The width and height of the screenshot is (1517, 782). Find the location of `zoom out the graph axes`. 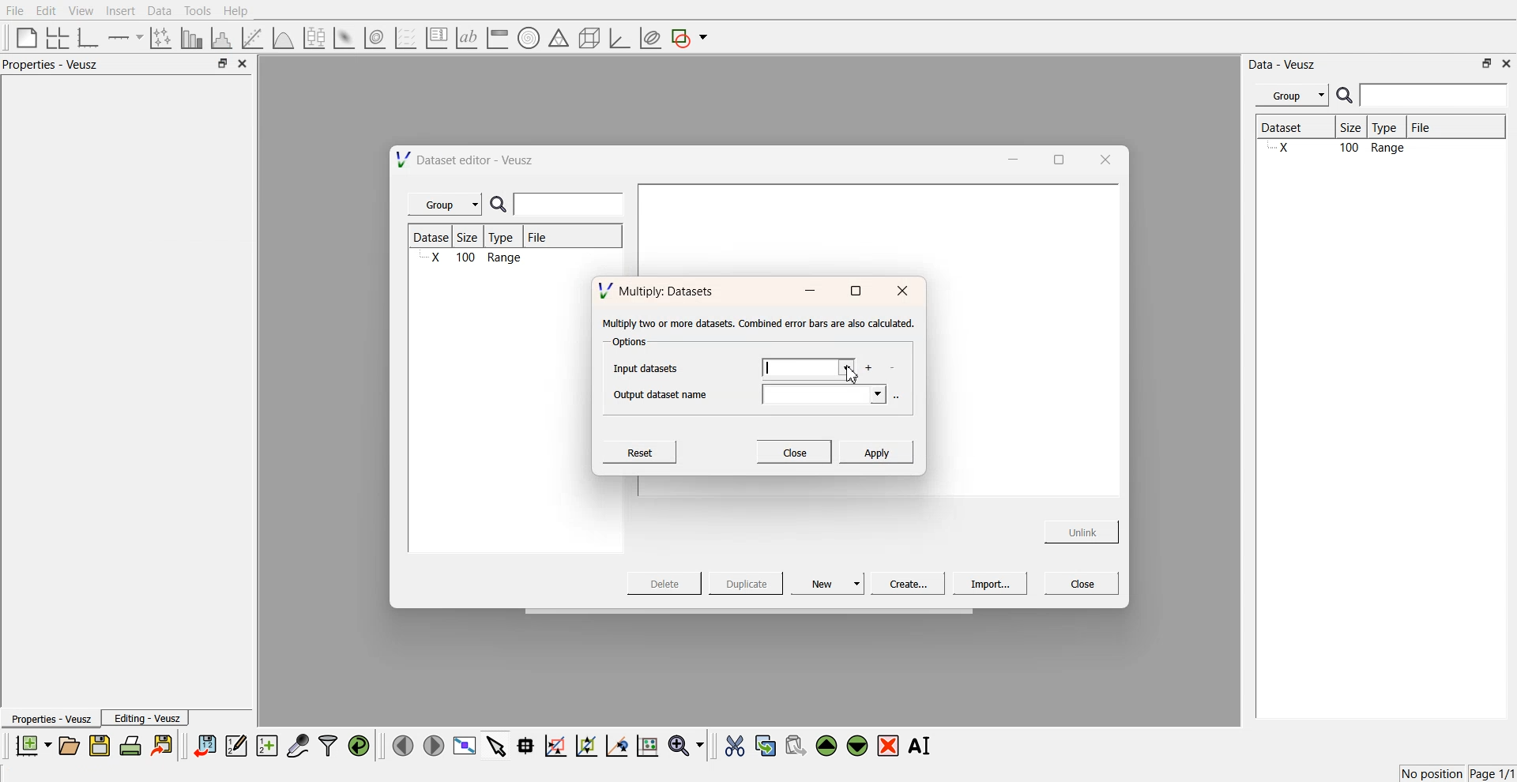

zoom out the graph axes is located at coordinates (585, 745).